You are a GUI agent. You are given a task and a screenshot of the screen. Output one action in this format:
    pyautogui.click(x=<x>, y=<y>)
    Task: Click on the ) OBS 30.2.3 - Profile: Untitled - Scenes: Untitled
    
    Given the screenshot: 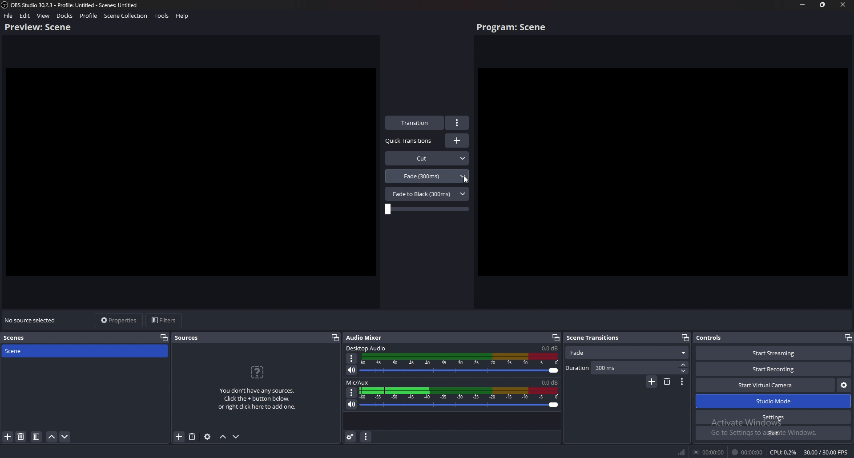 What is the action you would take?
    pyautogui.click(x=80, y=4)
    